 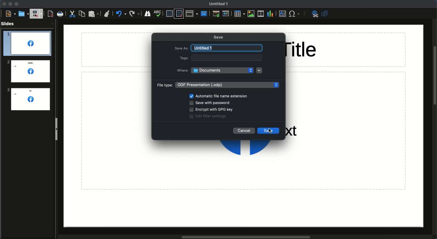 I want to click on Snap to grid, so click(x=179, y=14).